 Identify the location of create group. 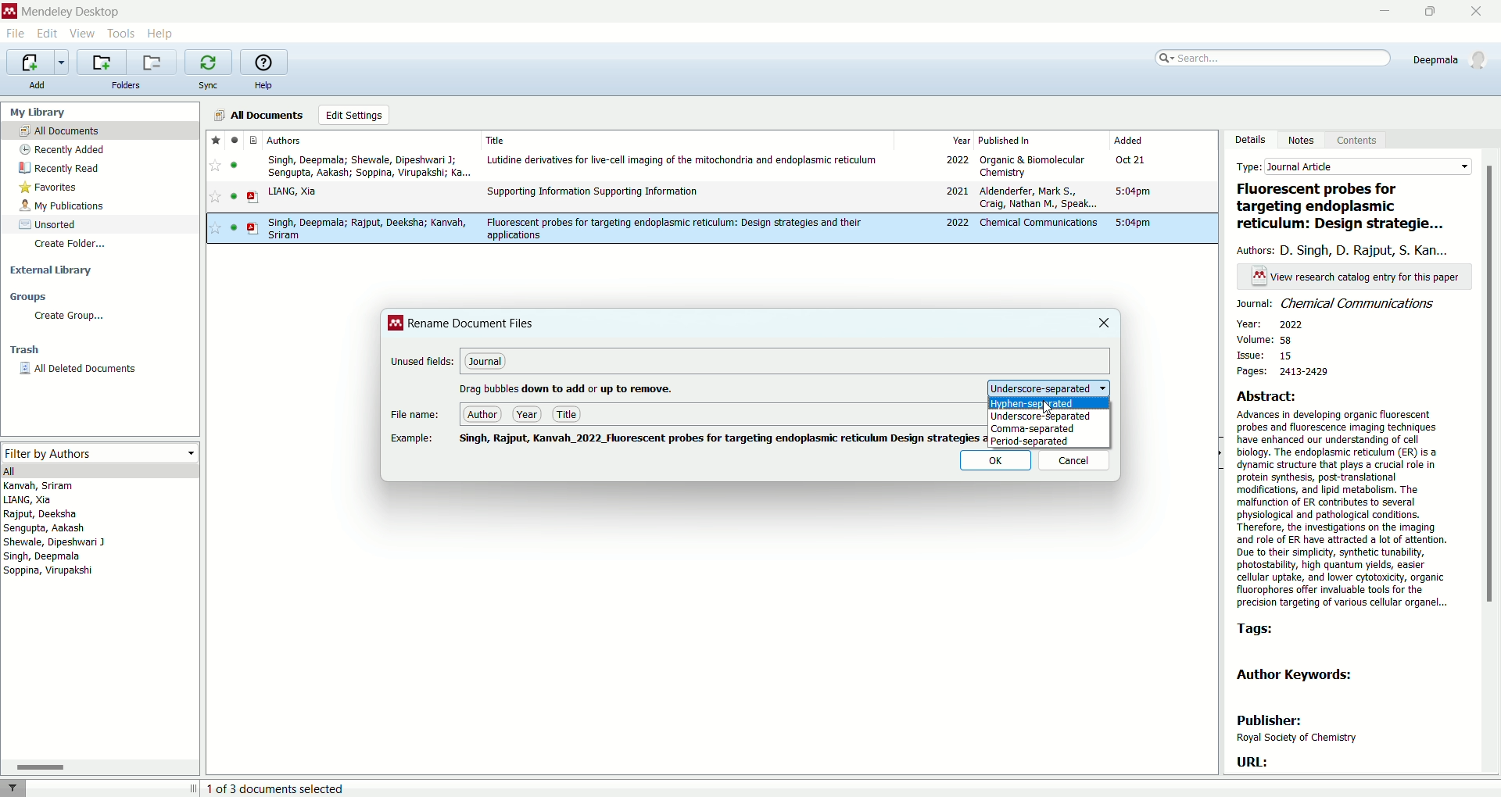
(67, 317).